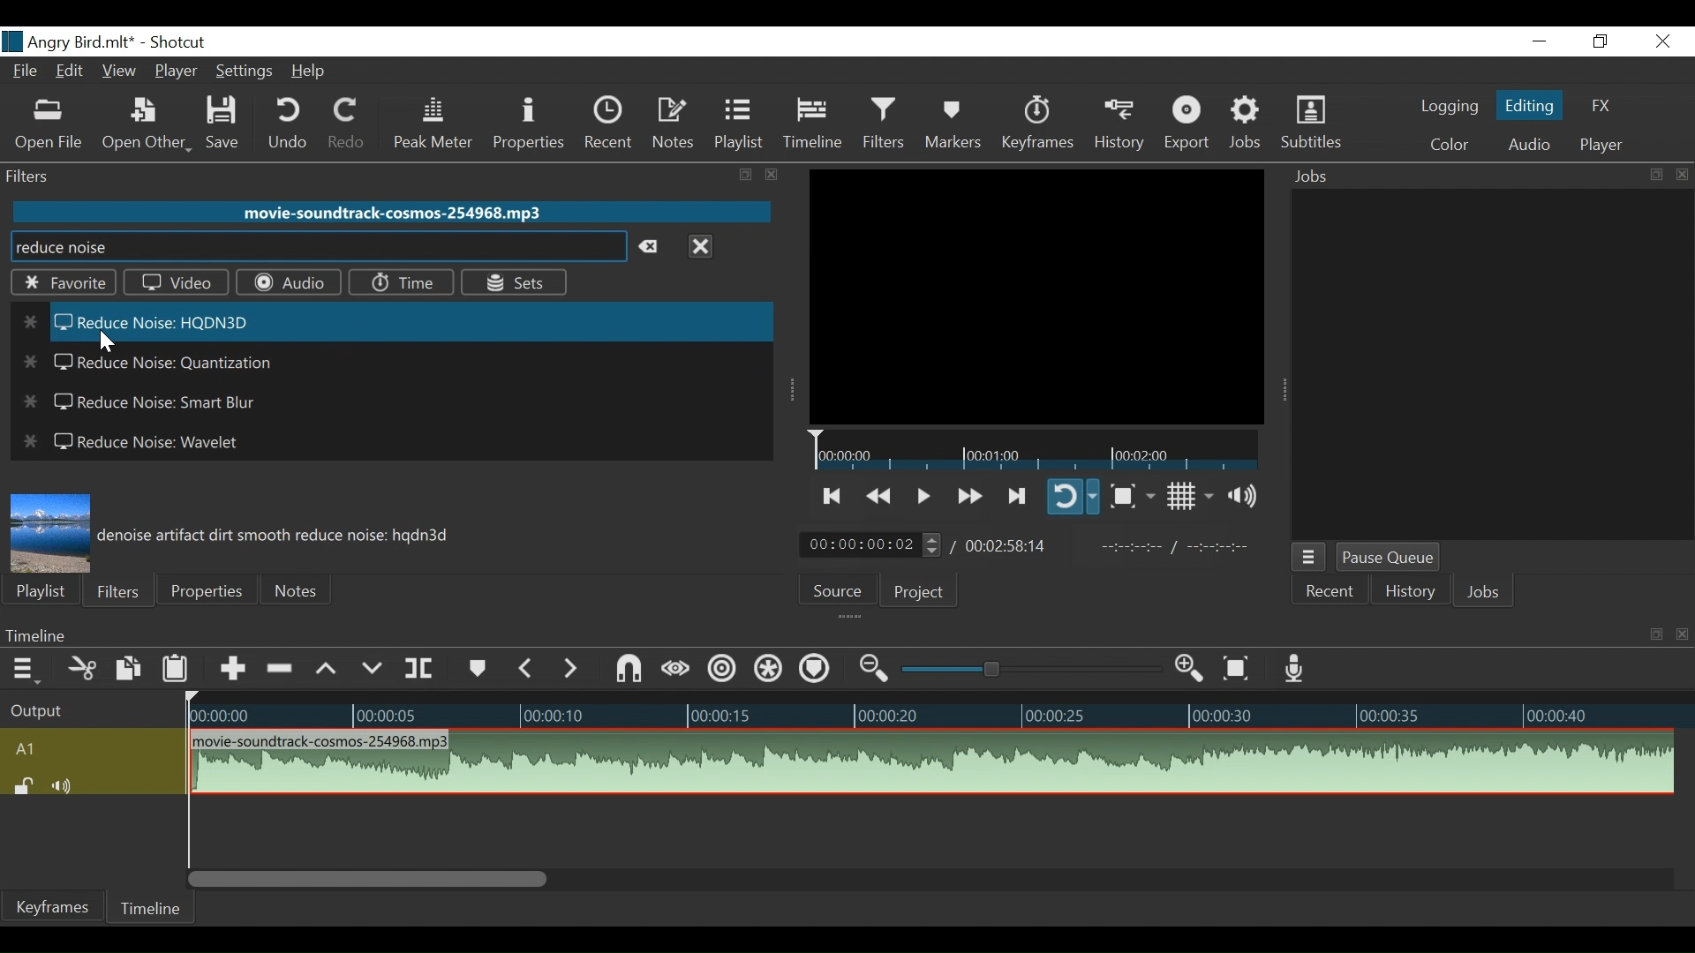 This screenshot has height=953, width=1695. What do you see at coordinates (1074, 498) in the screenshot?
I see `Toggle player on looping` at bounding box center [1074, 498].